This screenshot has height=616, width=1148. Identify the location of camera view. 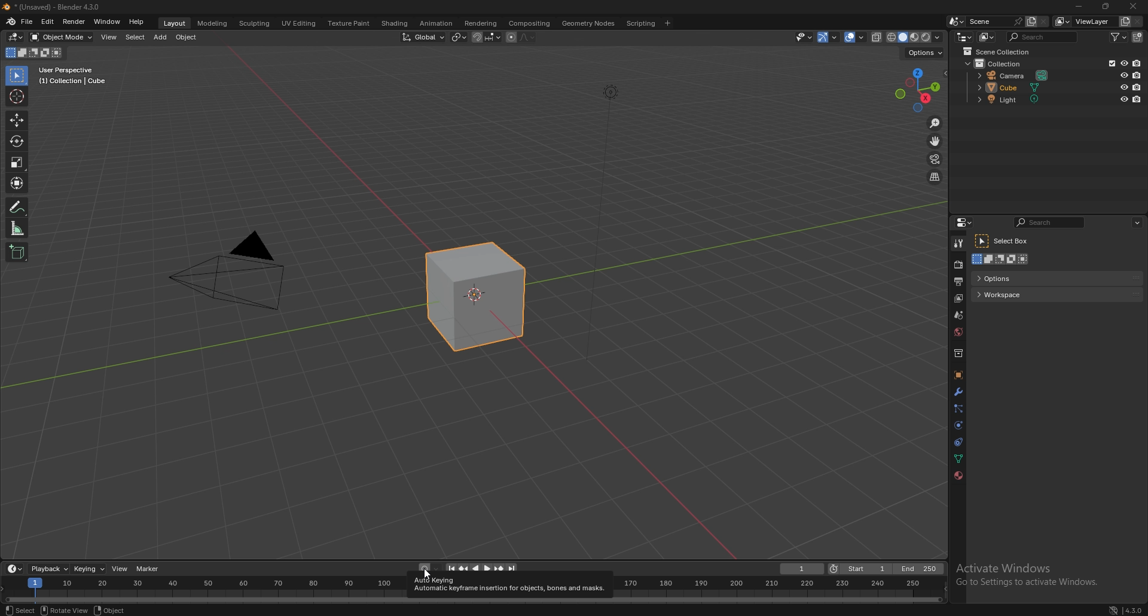
(936, 158).